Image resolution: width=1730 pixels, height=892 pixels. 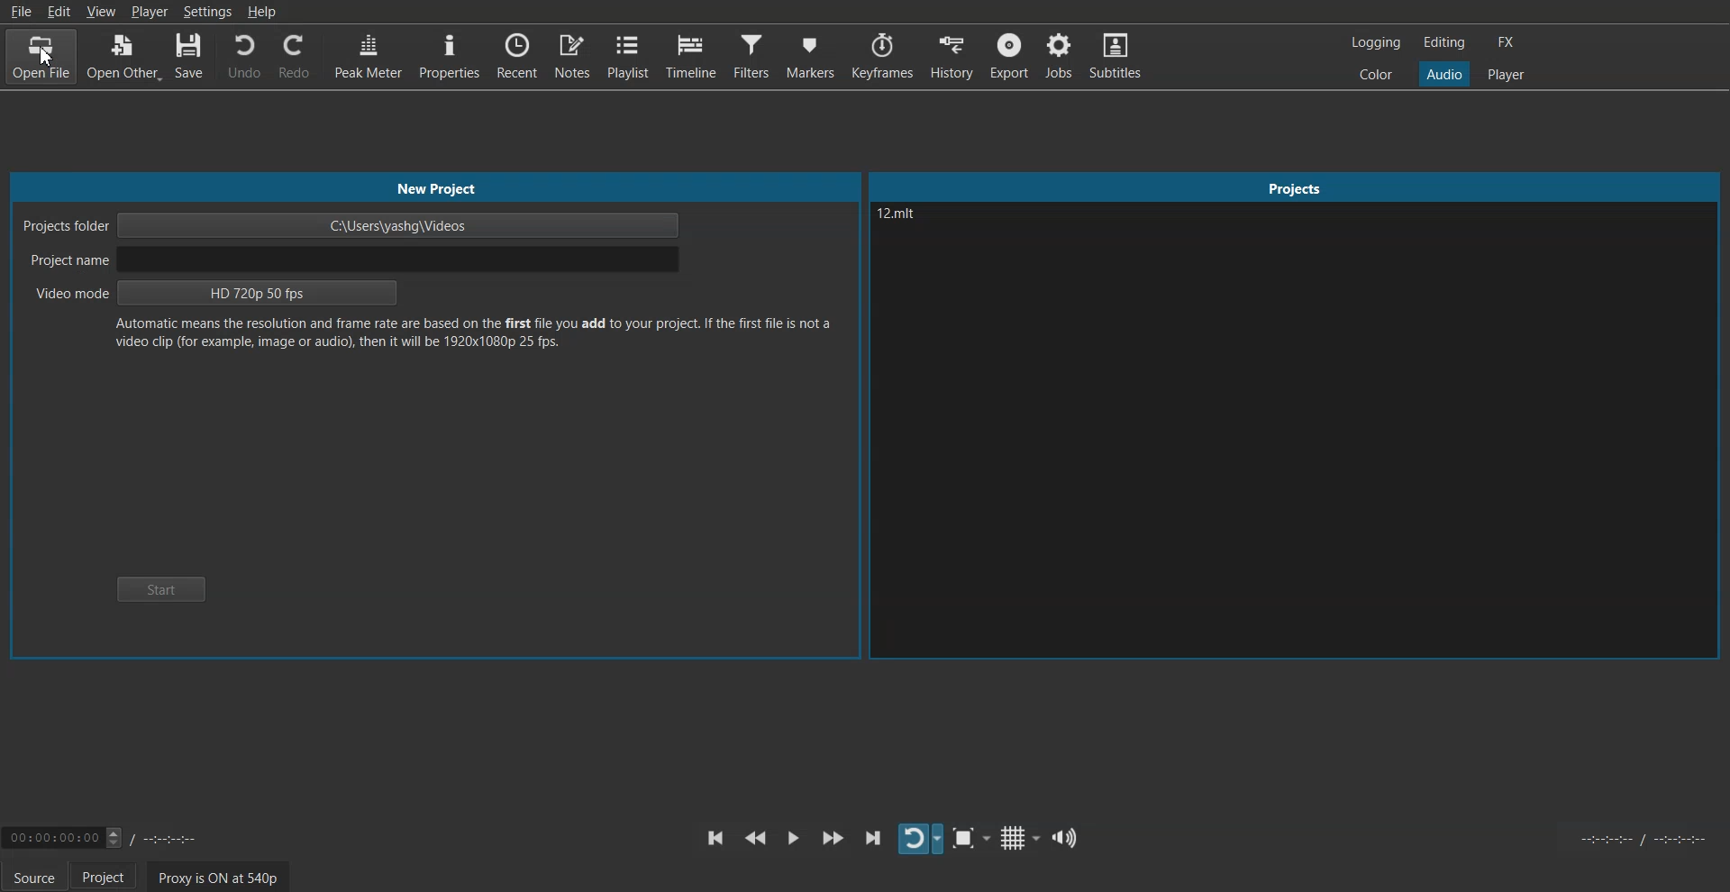 I want to click on Filter, so click(x=751, y=56).